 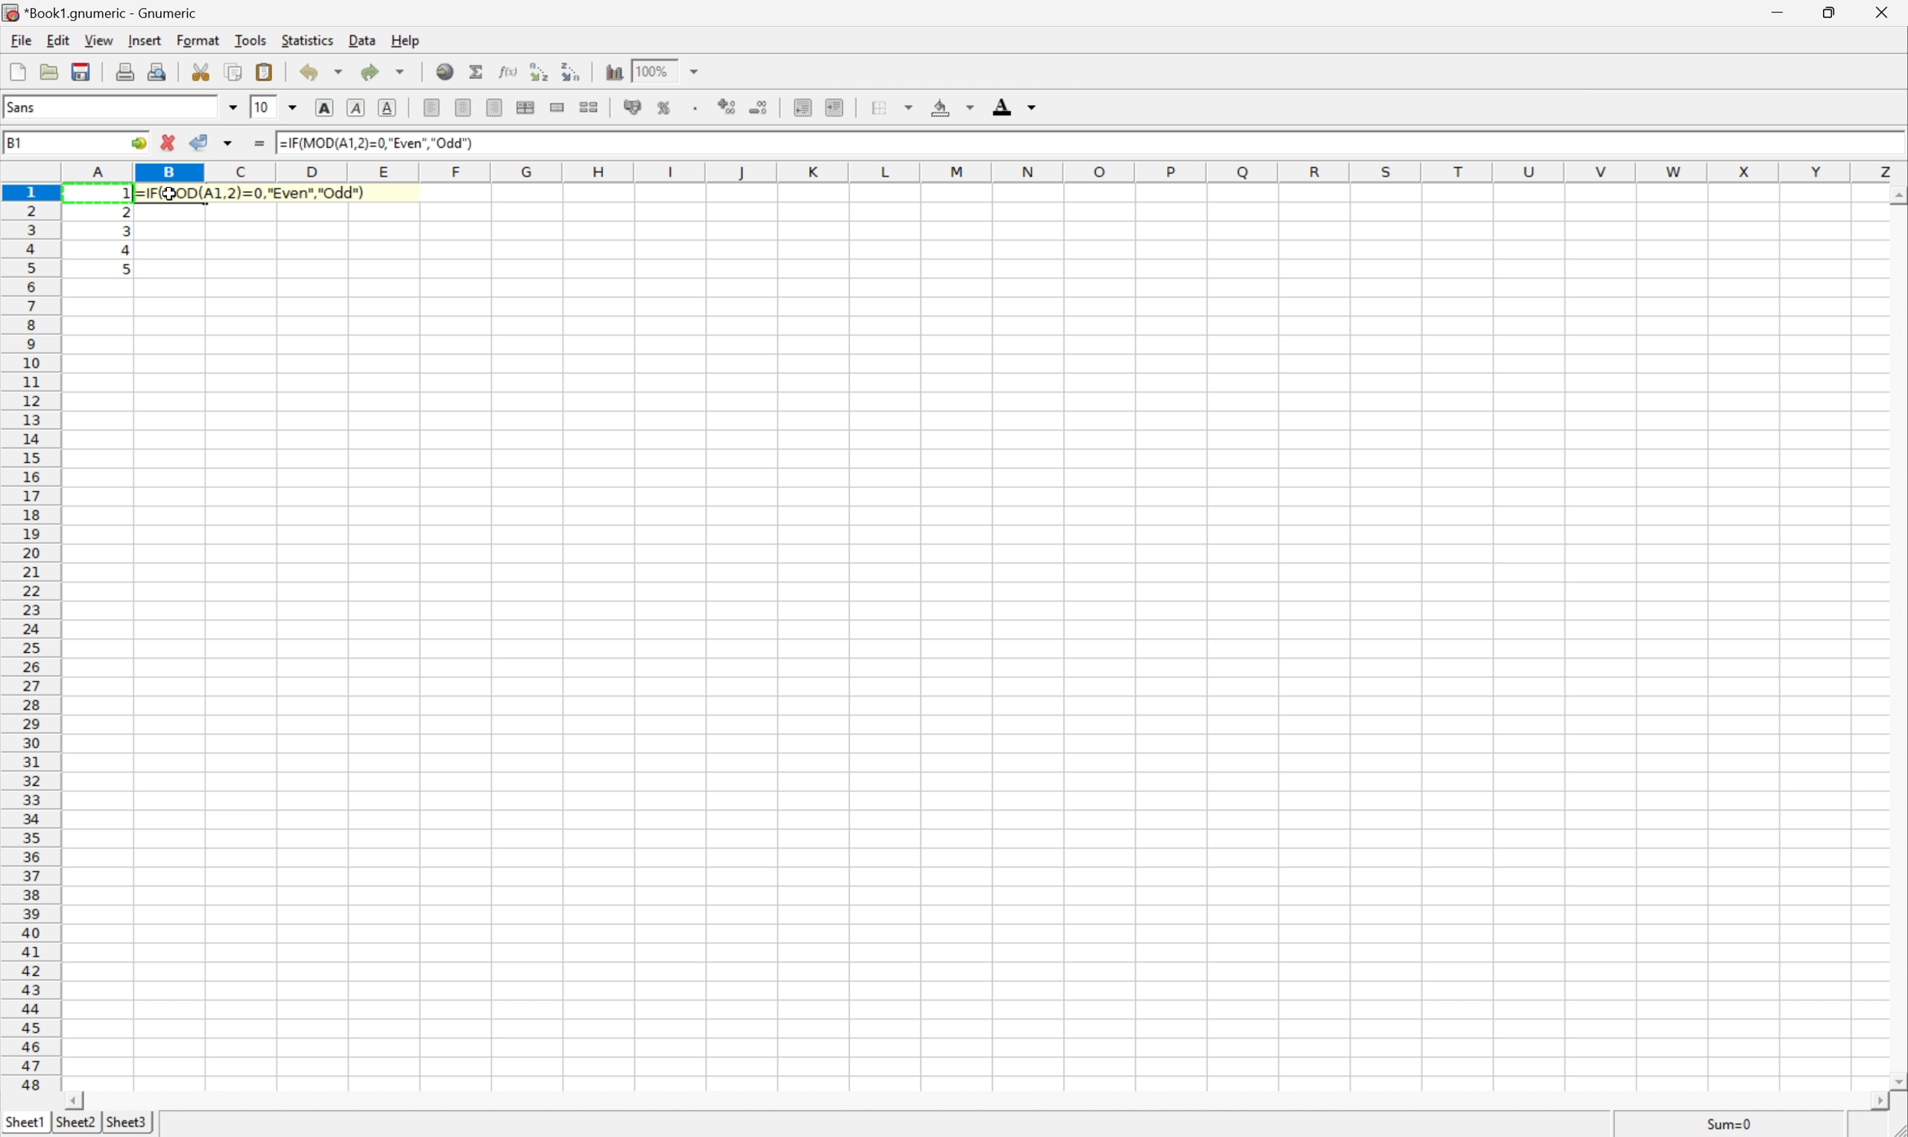 I want to click on 2, so click(x=126, y=209).